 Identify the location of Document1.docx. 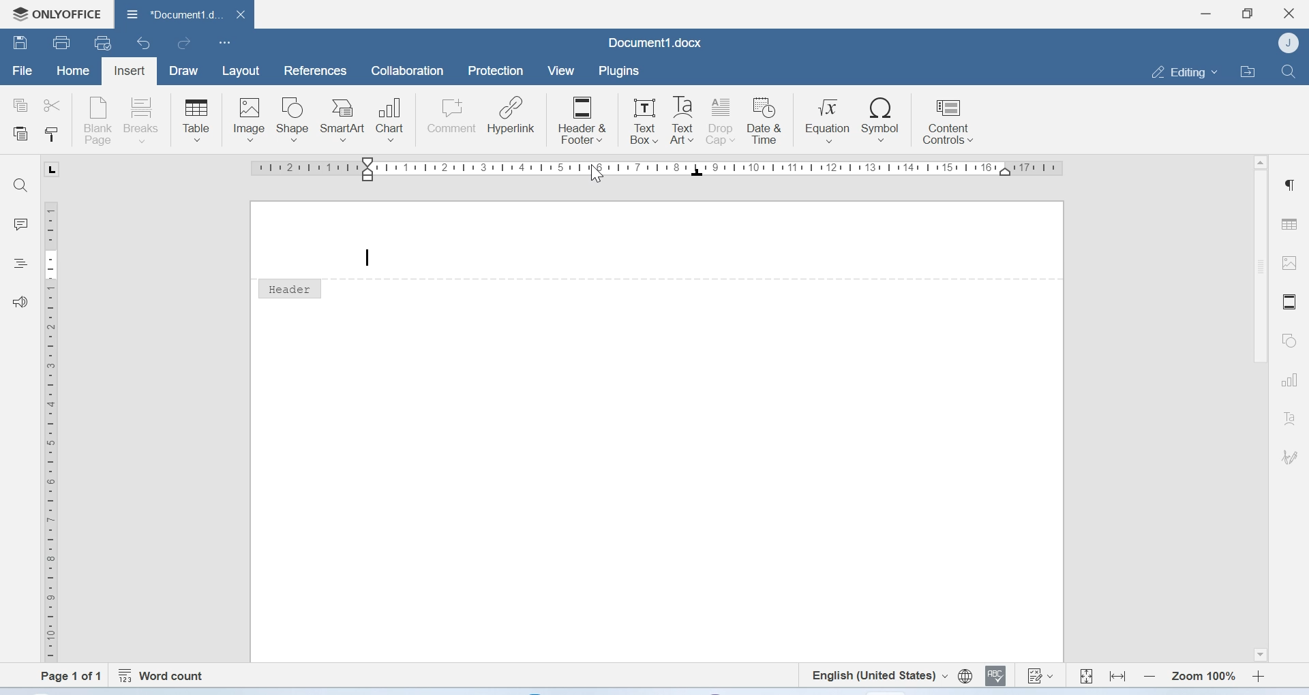
(184, 16).